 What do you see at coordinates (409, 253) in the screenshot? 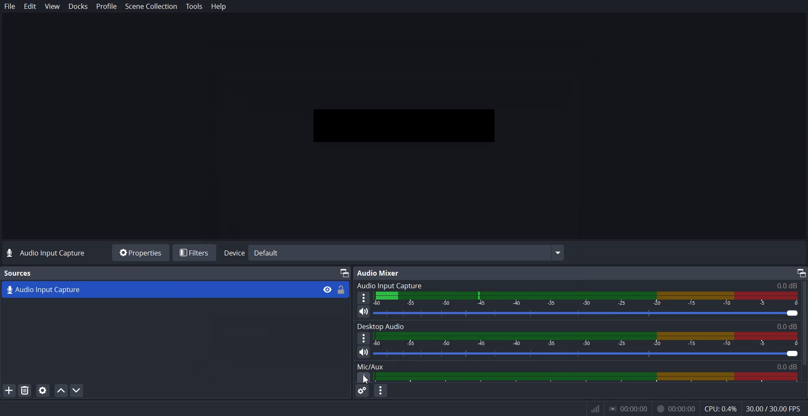
I see `Default` at bounding box center [409, 253].